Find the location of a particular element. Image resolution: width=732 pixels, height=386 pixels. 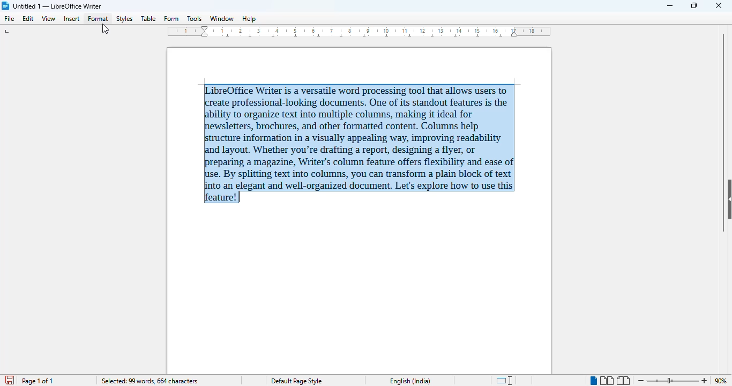

Change zoom level is located at coordinates (673, 381).